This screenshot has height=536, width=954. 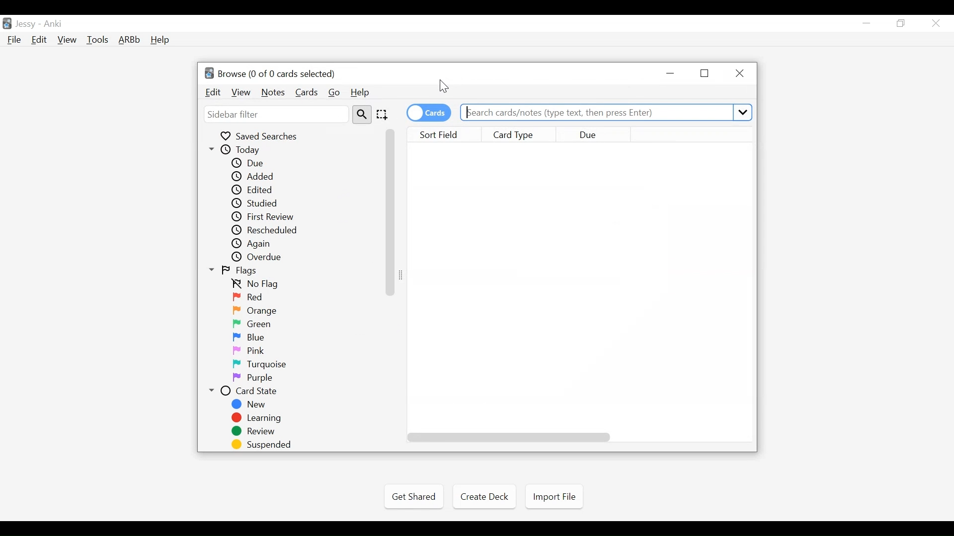 I want to click on Edited, so click(x=257, y=190).